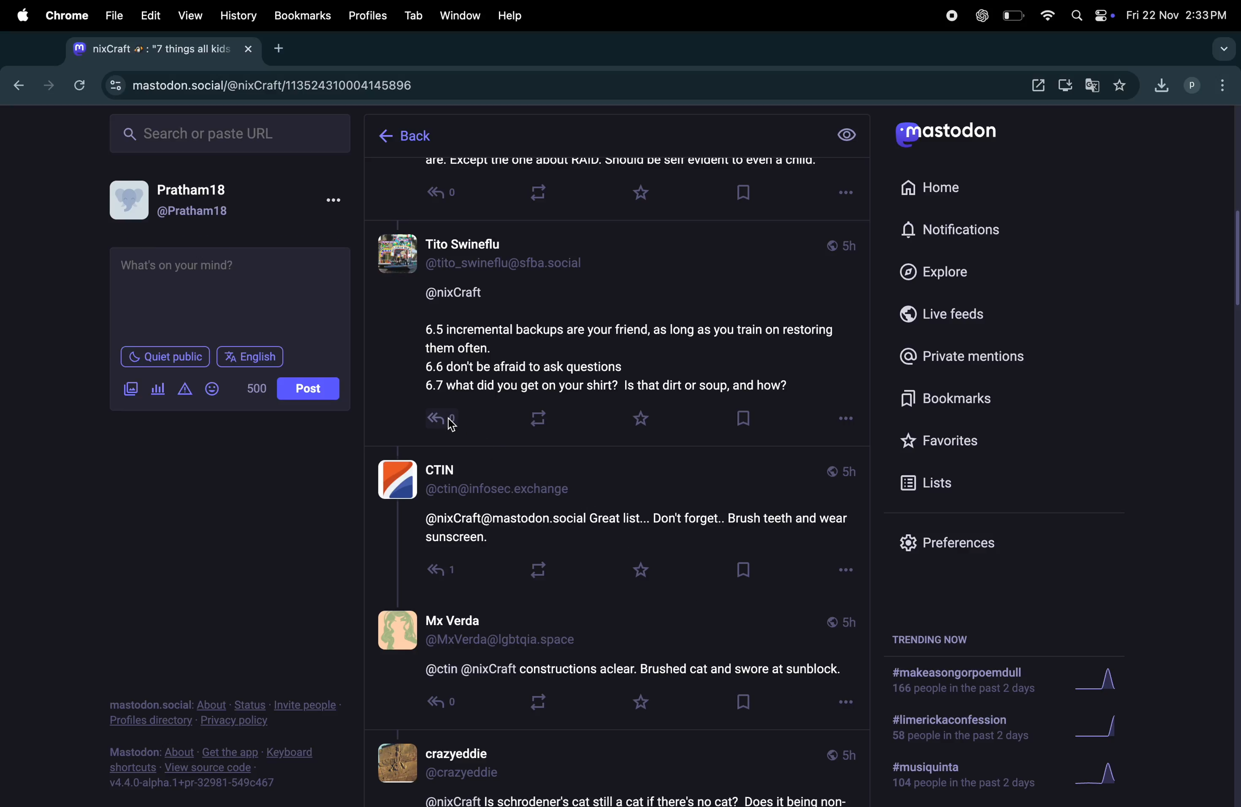 This screenshot has height=807, width=1241. I want to click on #makeasongorpoemdull
166 people in the past 2 days, so click(962, 682).